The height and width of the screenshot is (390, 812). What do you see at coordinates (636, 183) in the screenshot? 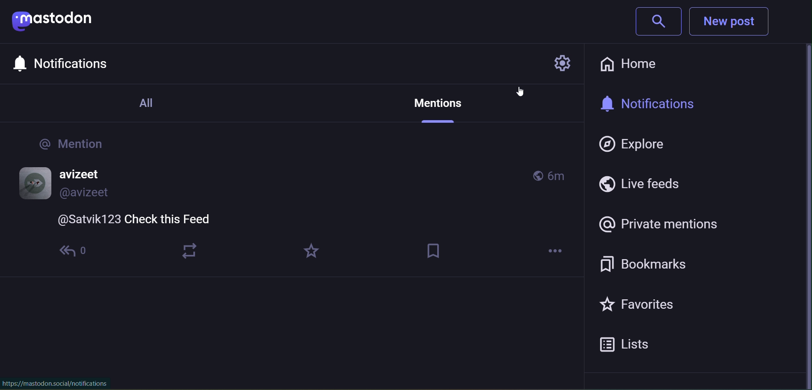
I see `Live Feeds` at bounding box center [636, 183].